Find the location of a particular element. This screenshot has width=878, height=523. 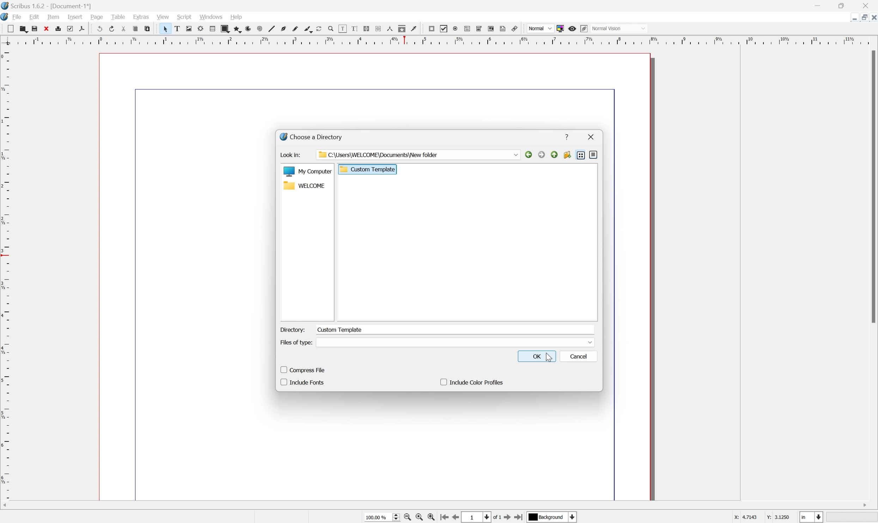

bezier curve is located at coordinates (284, 28).